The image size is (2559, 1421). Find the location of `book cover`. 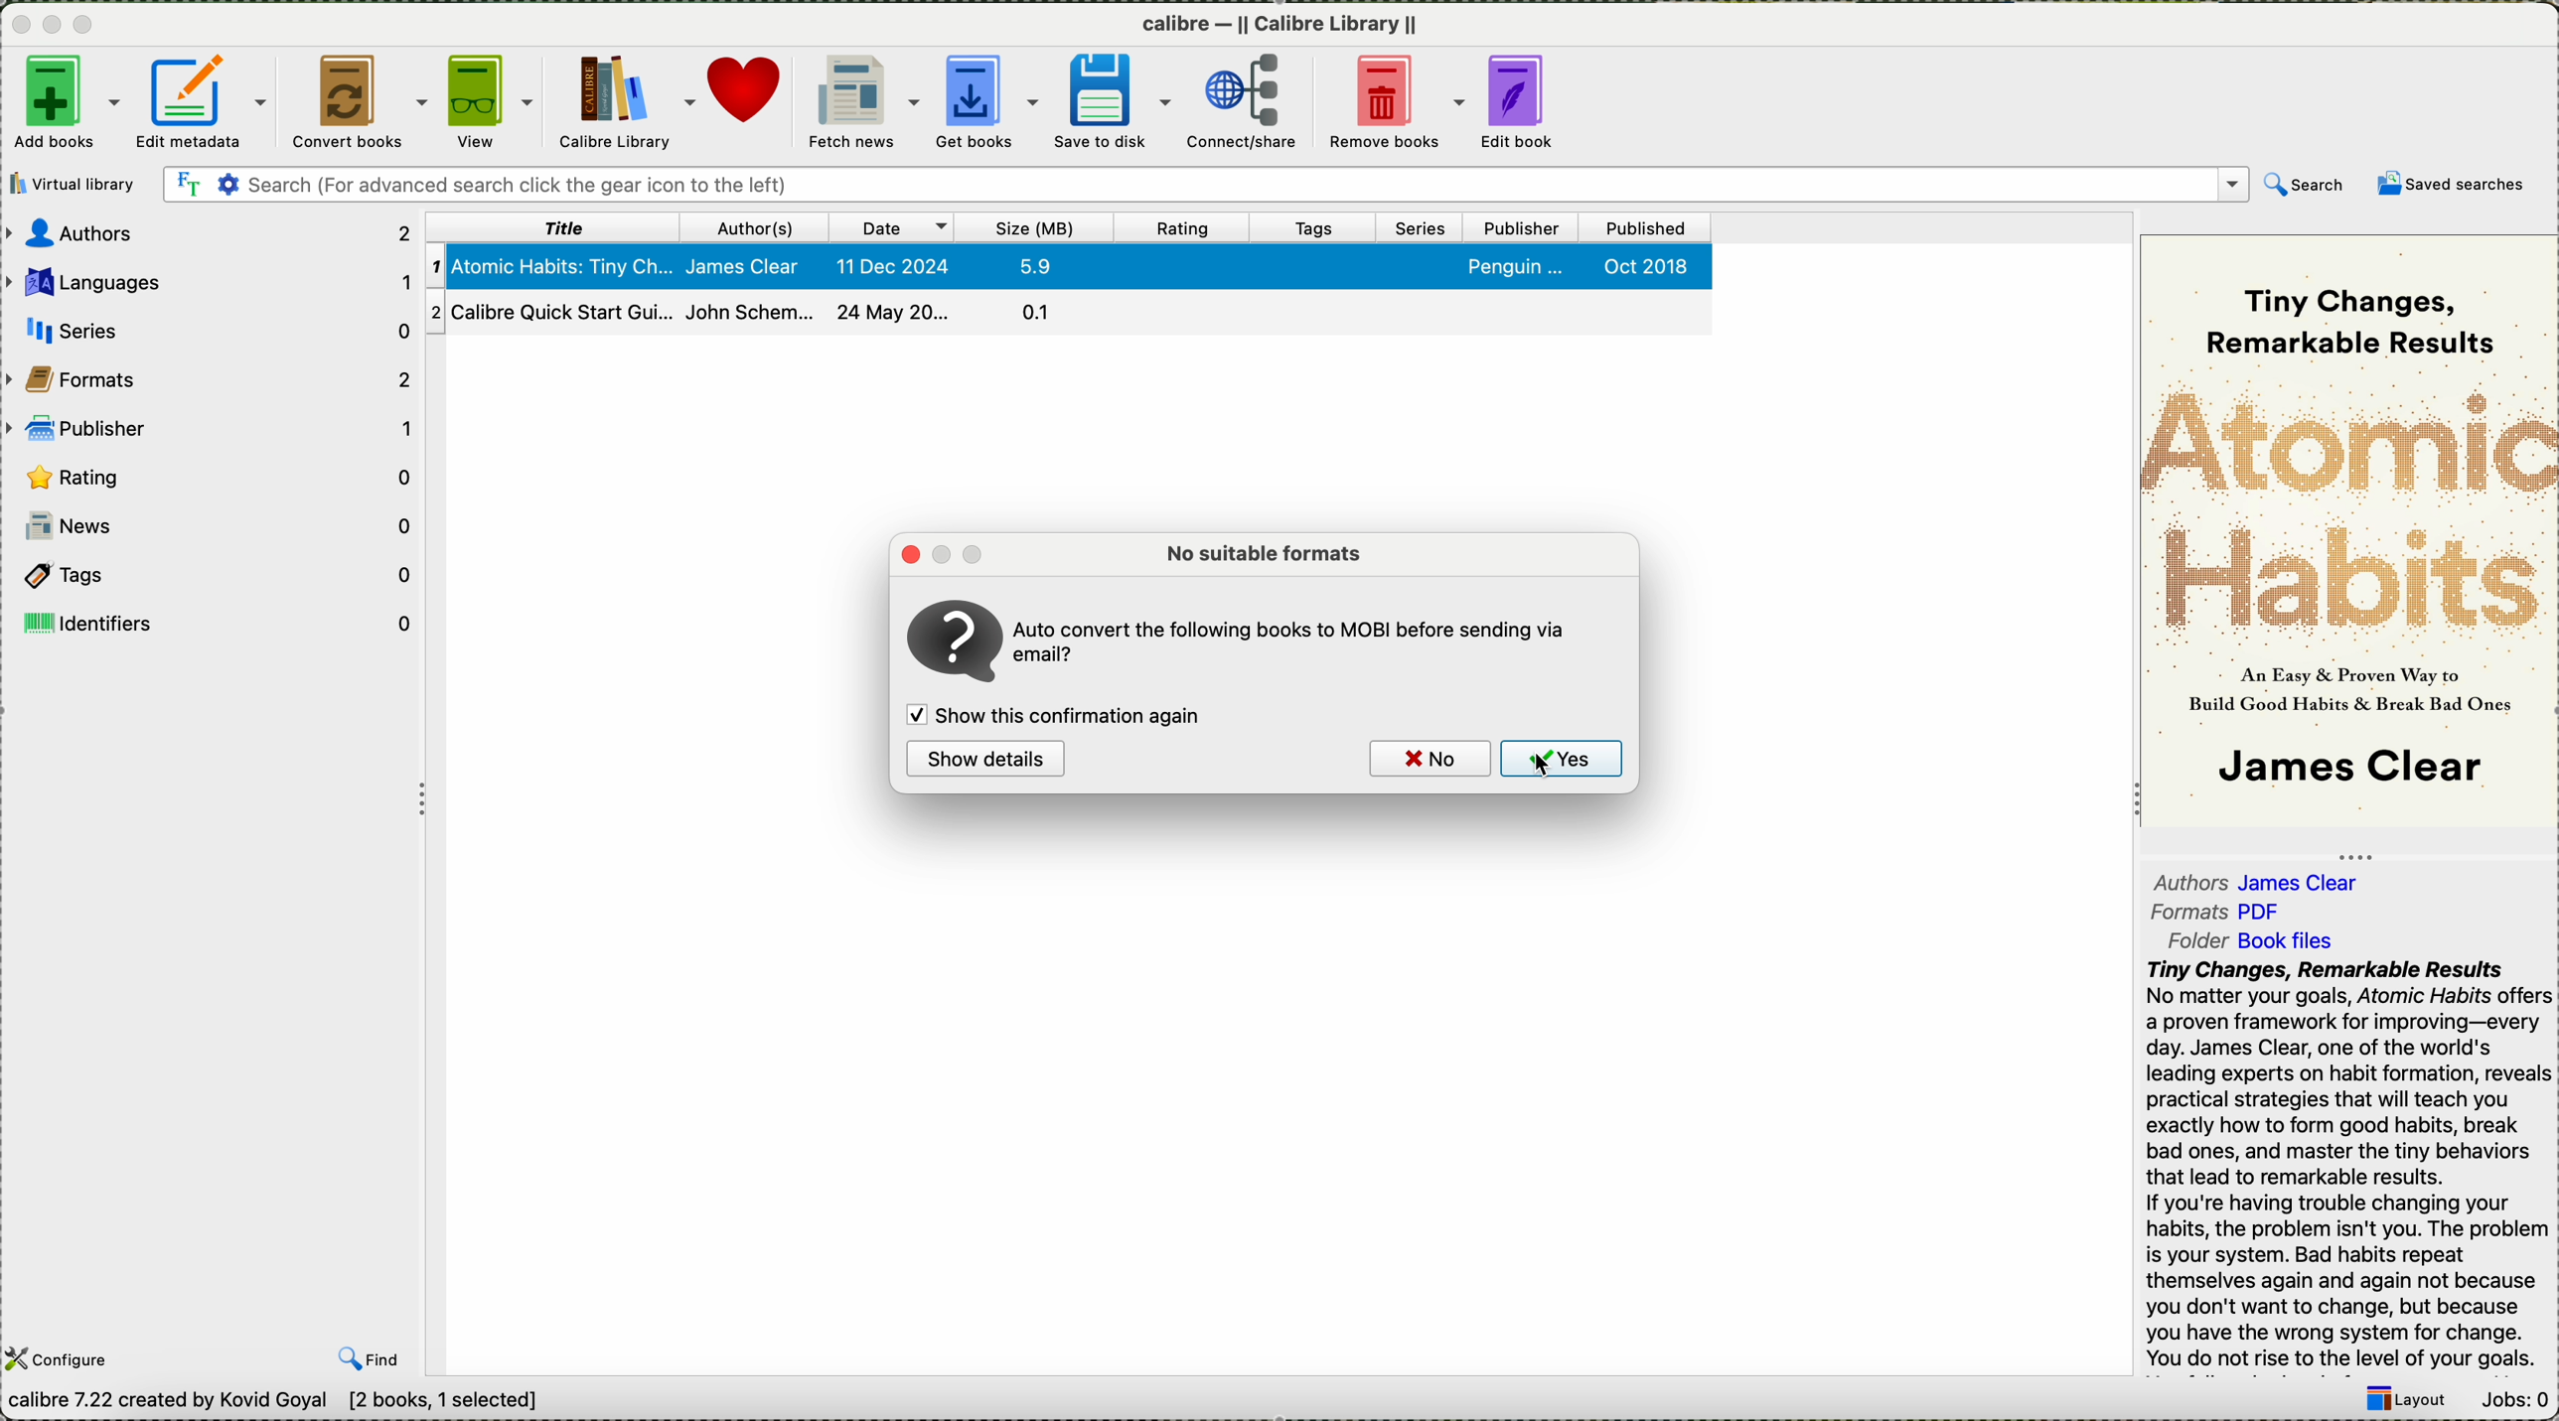

book cover is located at coordinates (2351, 533).